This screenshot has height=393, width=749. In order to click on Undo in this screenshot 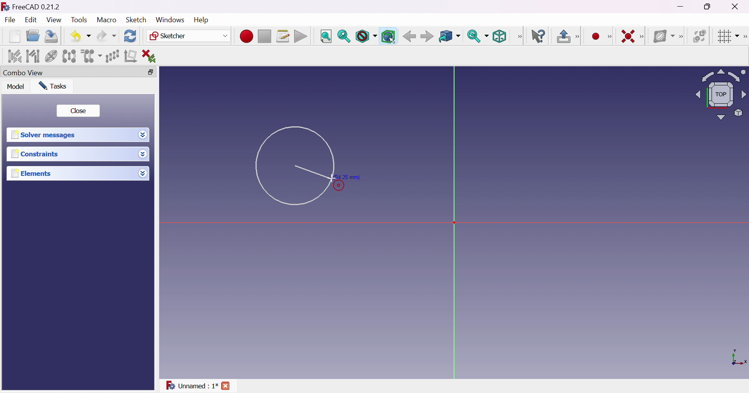, I will do `click(80, 36)`.